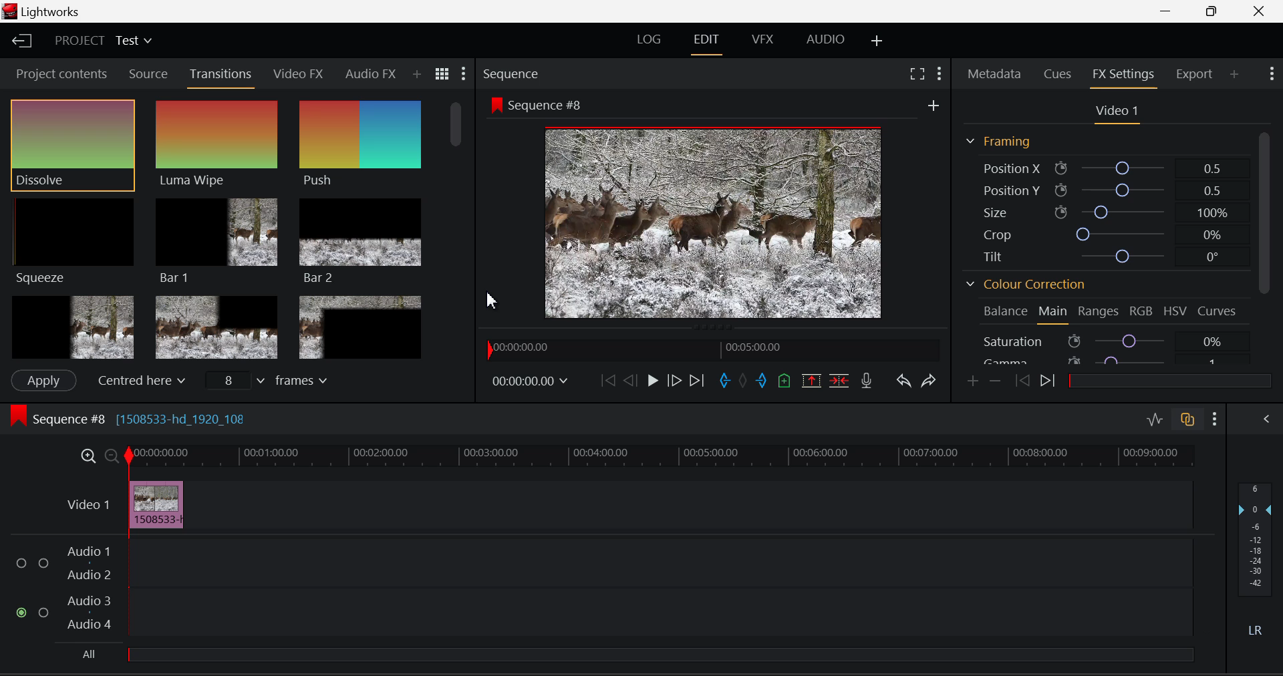  Describe the element at coordinates (1123, 75) in the screenshot. I see `FX Settings` at that location.